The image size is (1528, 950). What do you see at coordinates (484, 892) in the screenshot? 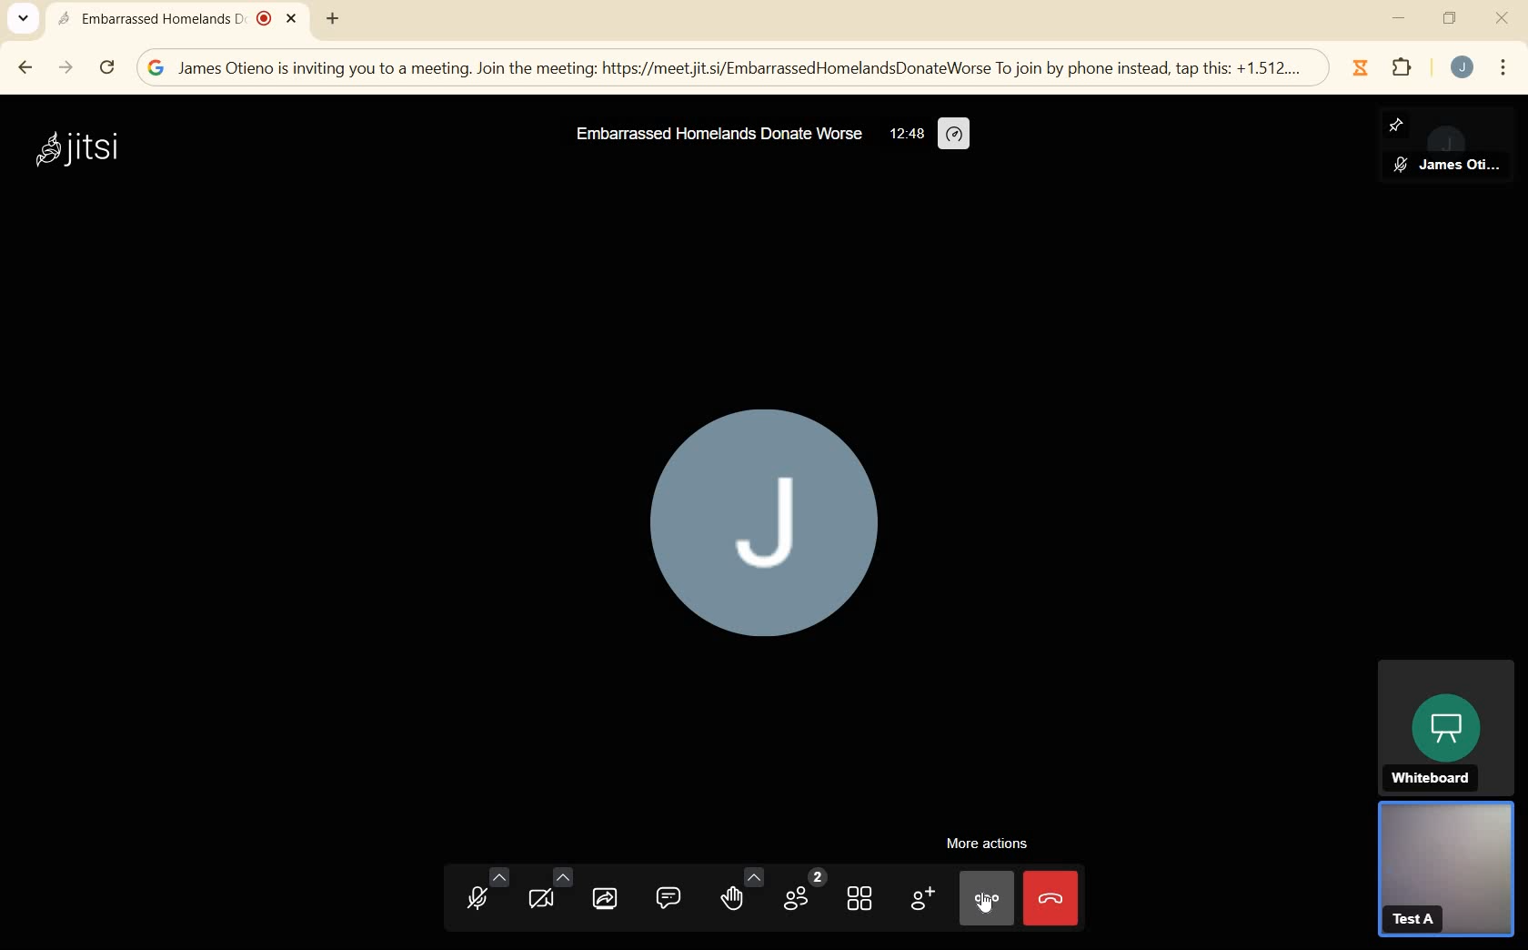
I see `microphone` at bounding box center [484, 892].